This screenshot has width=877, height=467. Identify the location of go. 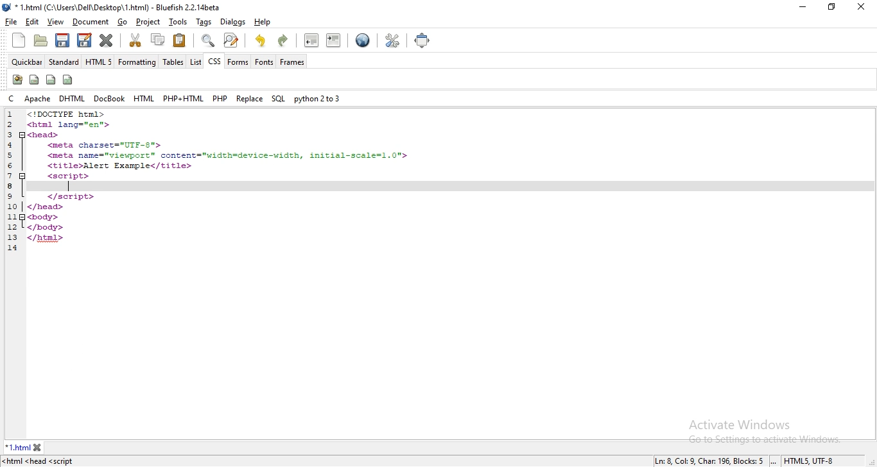
(123, 22).